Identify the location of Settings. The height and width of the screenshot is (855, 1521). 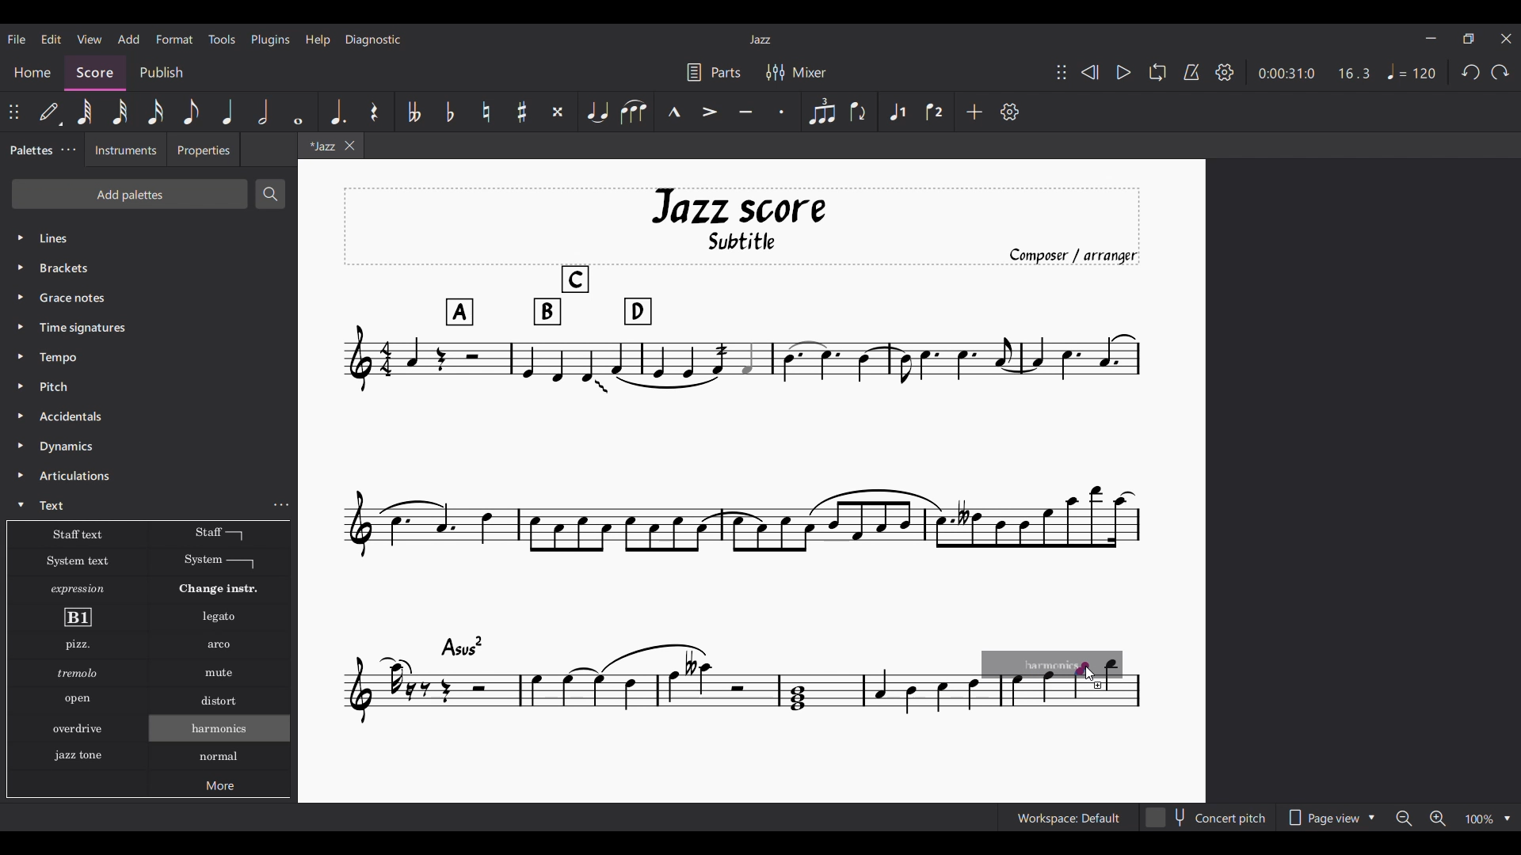
(1224, 73).